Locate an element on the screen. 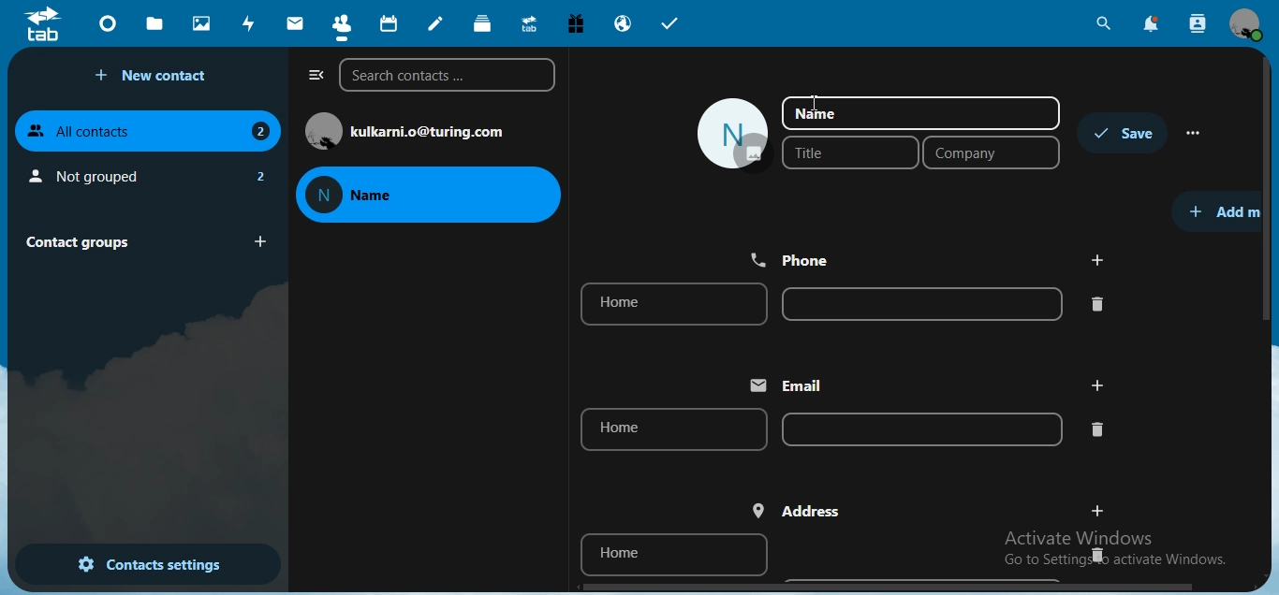 Image resolution: width=1279 pixels, height=595 pixels. upgrade is located at coordinates (527, 22).